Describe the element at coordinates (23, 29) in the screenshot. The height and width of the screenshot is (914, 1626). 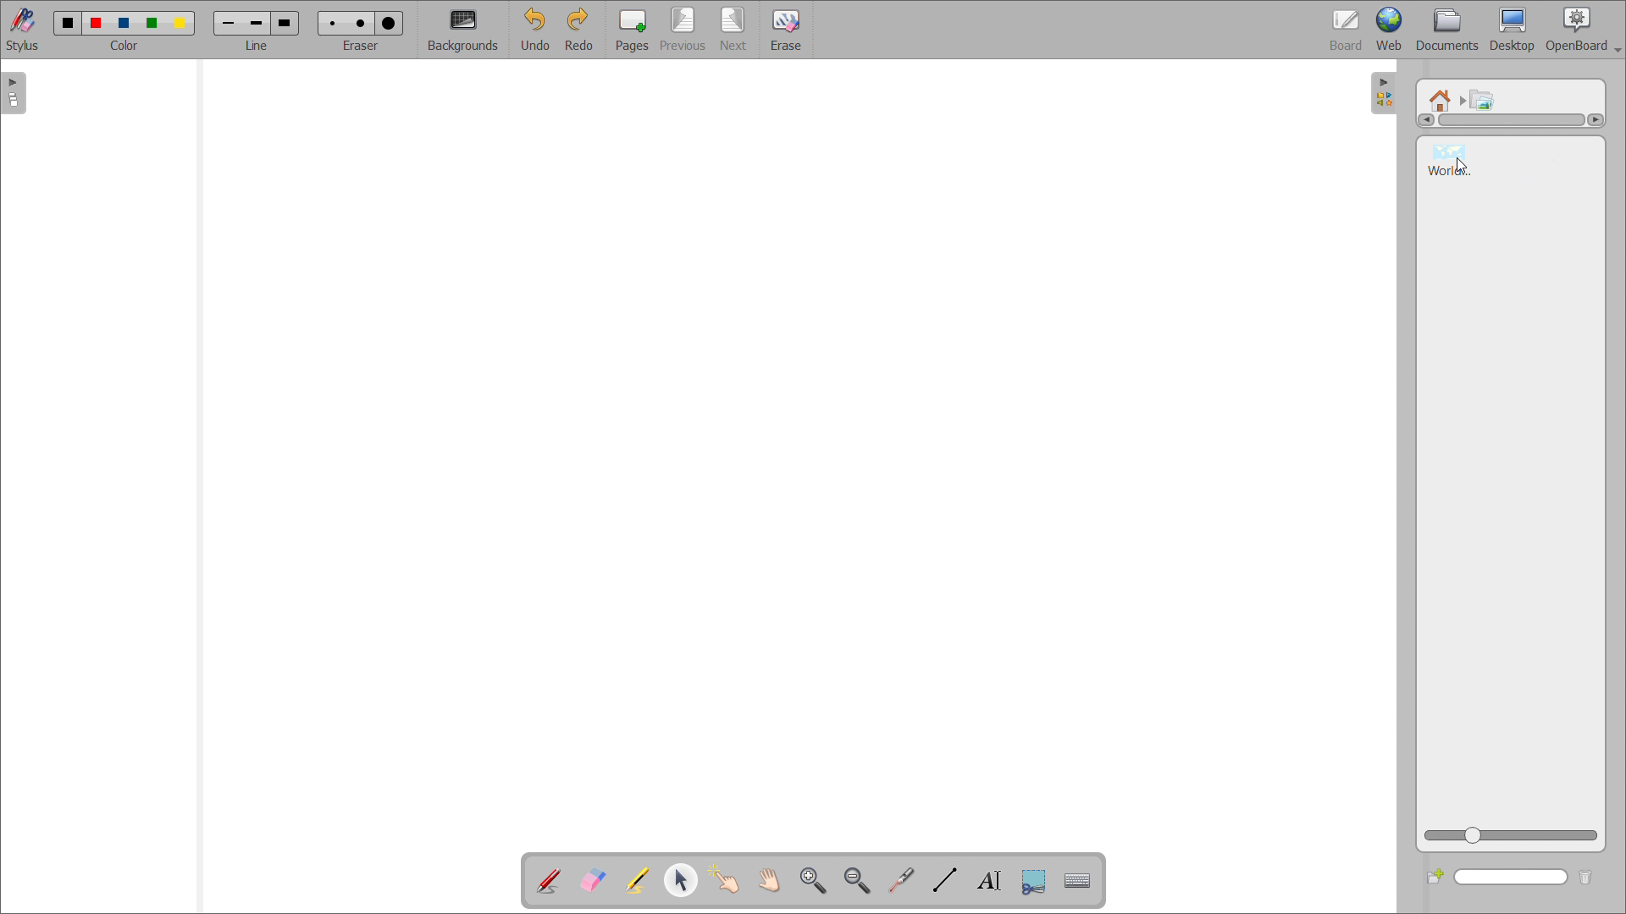
I see `stylus` at that location.